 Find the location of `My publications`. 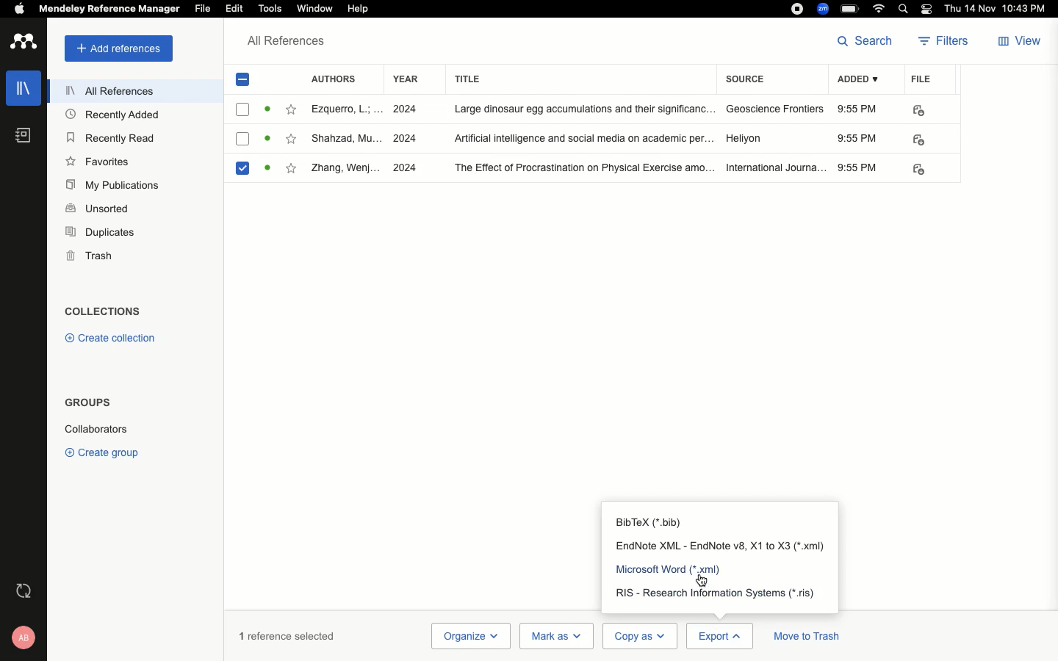

My publications is located at coordinates (116, 186).